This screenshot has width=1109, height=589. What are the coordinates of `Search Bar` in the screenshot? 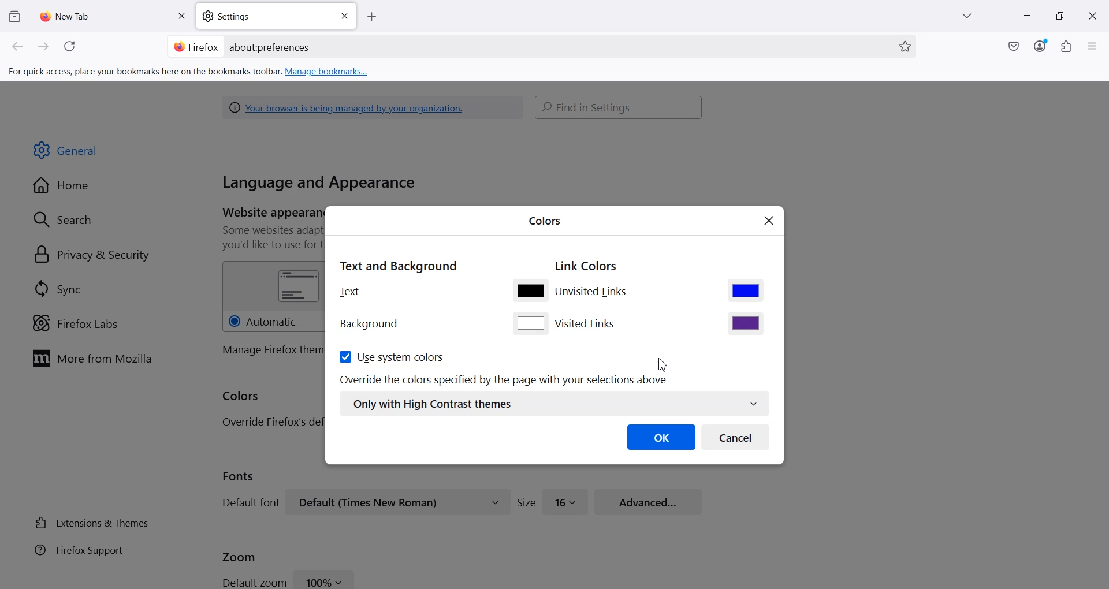 It's located at (619, 107).